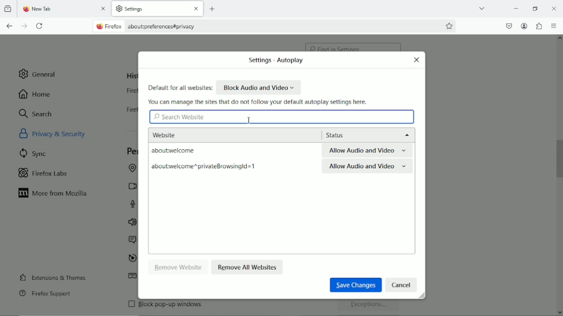 The image size is (563, 316). What do you see at coordinates (36, 113) in the screenshot?
I see `search` at bounding box center [36, 113].